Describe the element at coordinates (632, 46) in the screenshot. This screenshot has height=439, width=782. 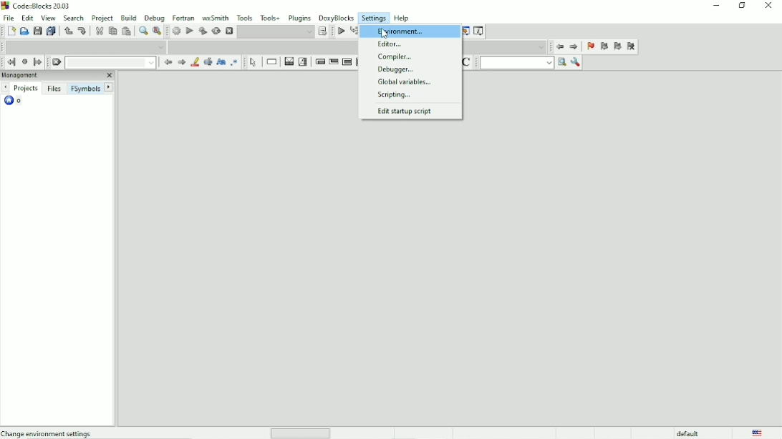
I see `Clear bookmarks` at that location.